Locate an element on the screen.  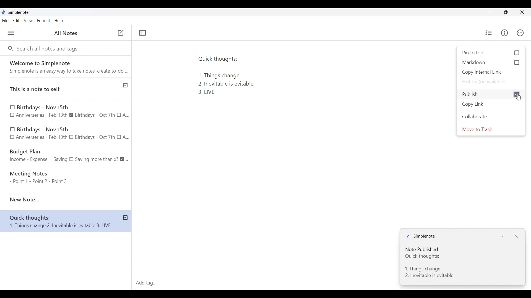
History is located at coordinates (491, 82).